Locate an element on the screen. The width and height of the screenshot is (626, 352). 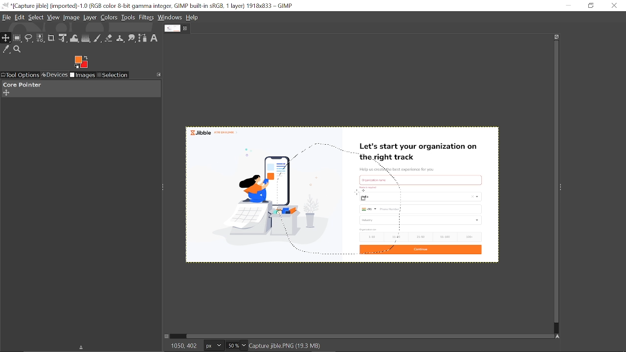
images is located at coordinates (83, 76).